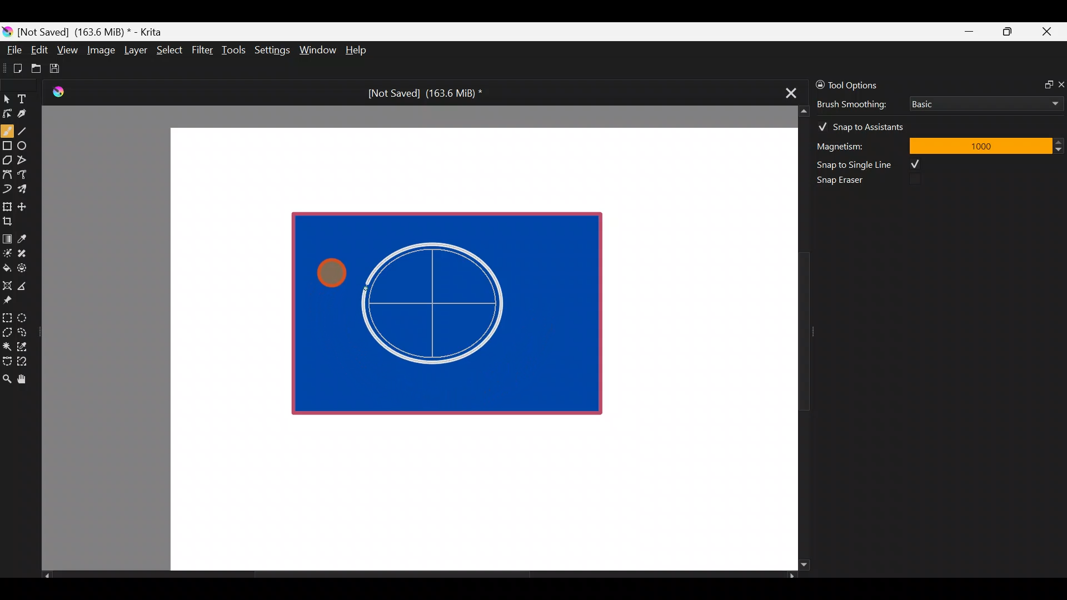  I want to click on 1000, so click(980, 145).